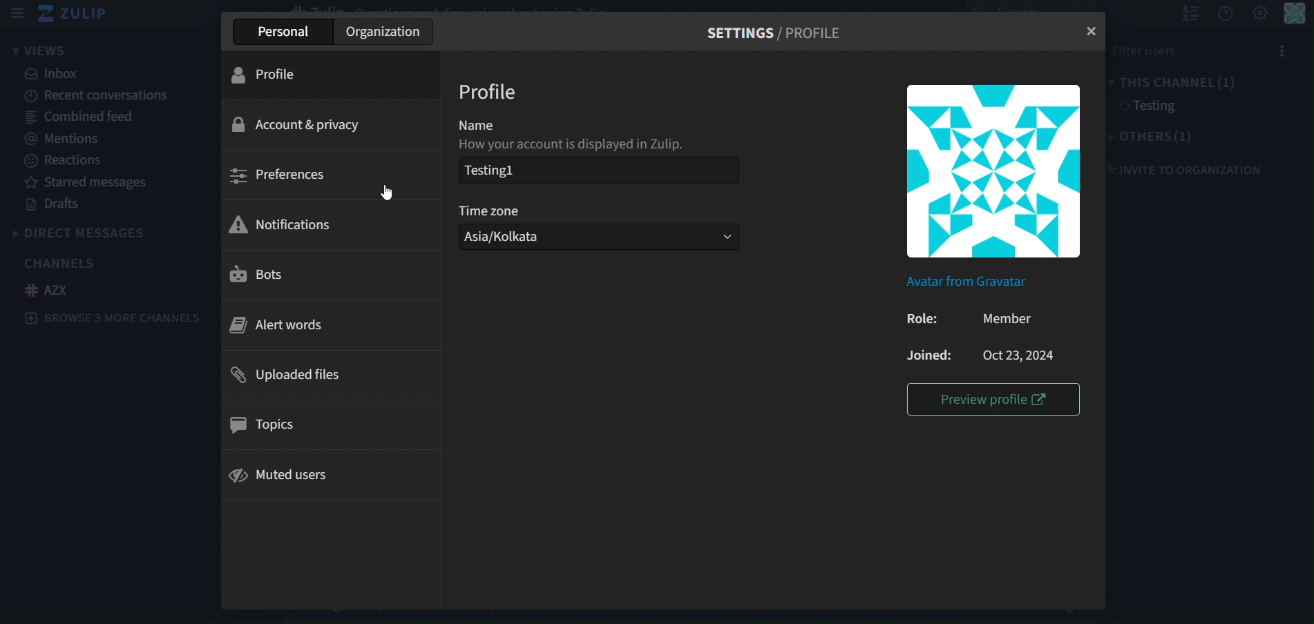 This screenshot has width=1314, height=624. I want to click on testing1, so click(598, 169).